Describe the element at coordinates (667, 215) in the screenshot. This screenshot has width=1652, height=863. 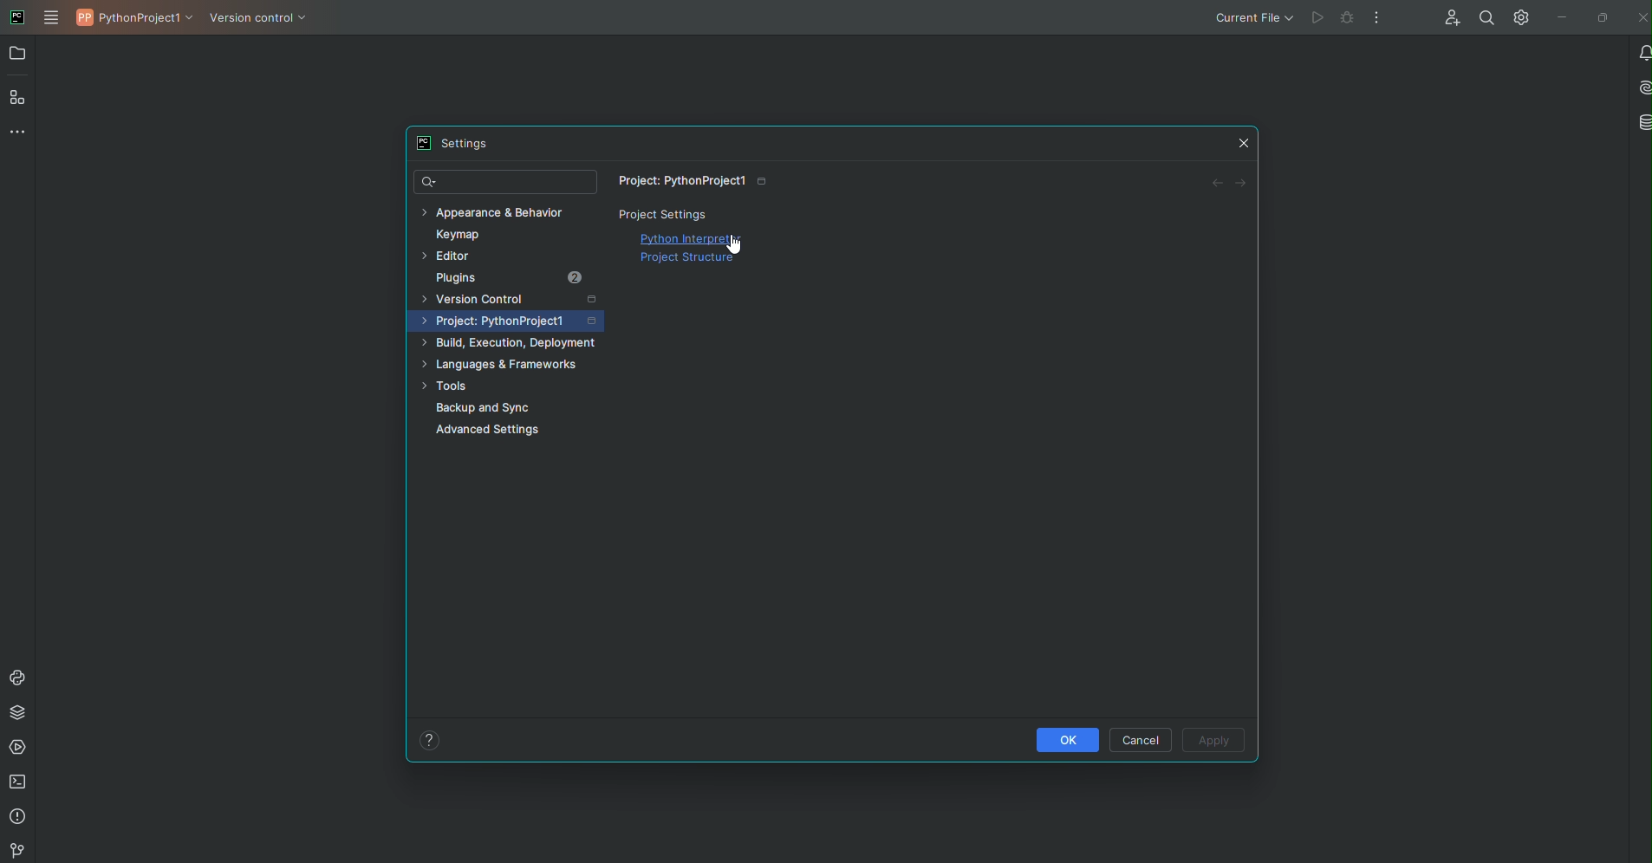
I see `Project Settings` at that location.